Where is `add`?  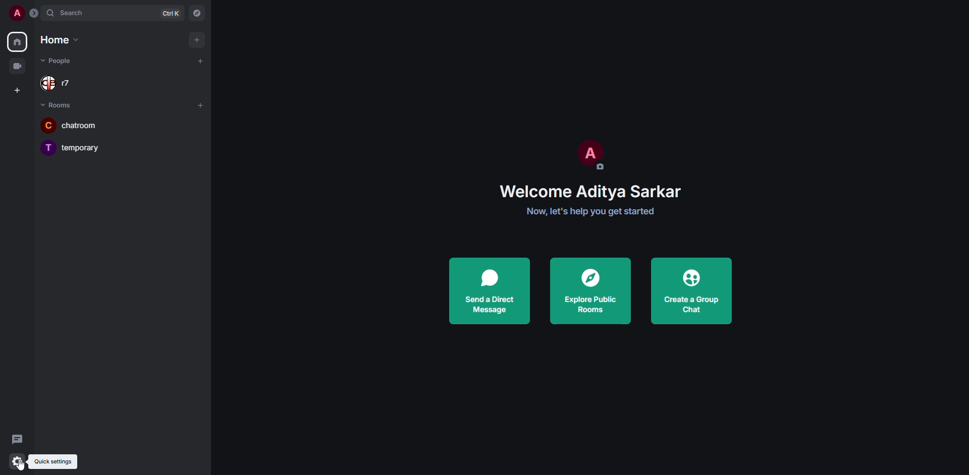
add is located at coordinates (201, 106).